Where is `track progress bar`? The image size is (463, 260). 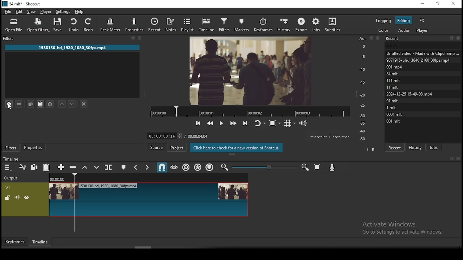 track progress bar is located at coordinates (251, 110).